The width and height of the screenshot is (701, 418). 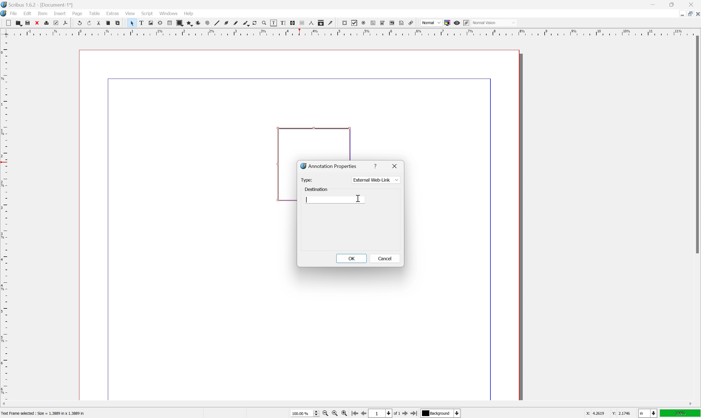 I want to click on arc, so click(x=198, y=23).